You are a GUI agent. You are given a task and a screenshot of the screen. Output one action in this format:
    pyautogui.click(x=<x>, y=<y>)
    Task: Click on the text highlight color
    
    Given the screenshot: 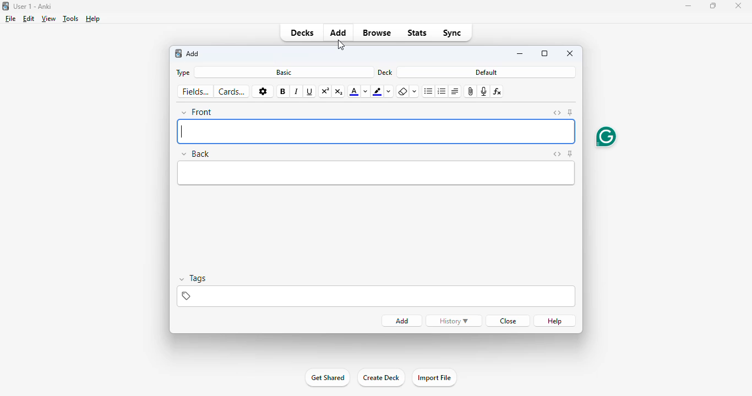 What is the action you would take?
    pyautogui.click(x=378, y=91)
    